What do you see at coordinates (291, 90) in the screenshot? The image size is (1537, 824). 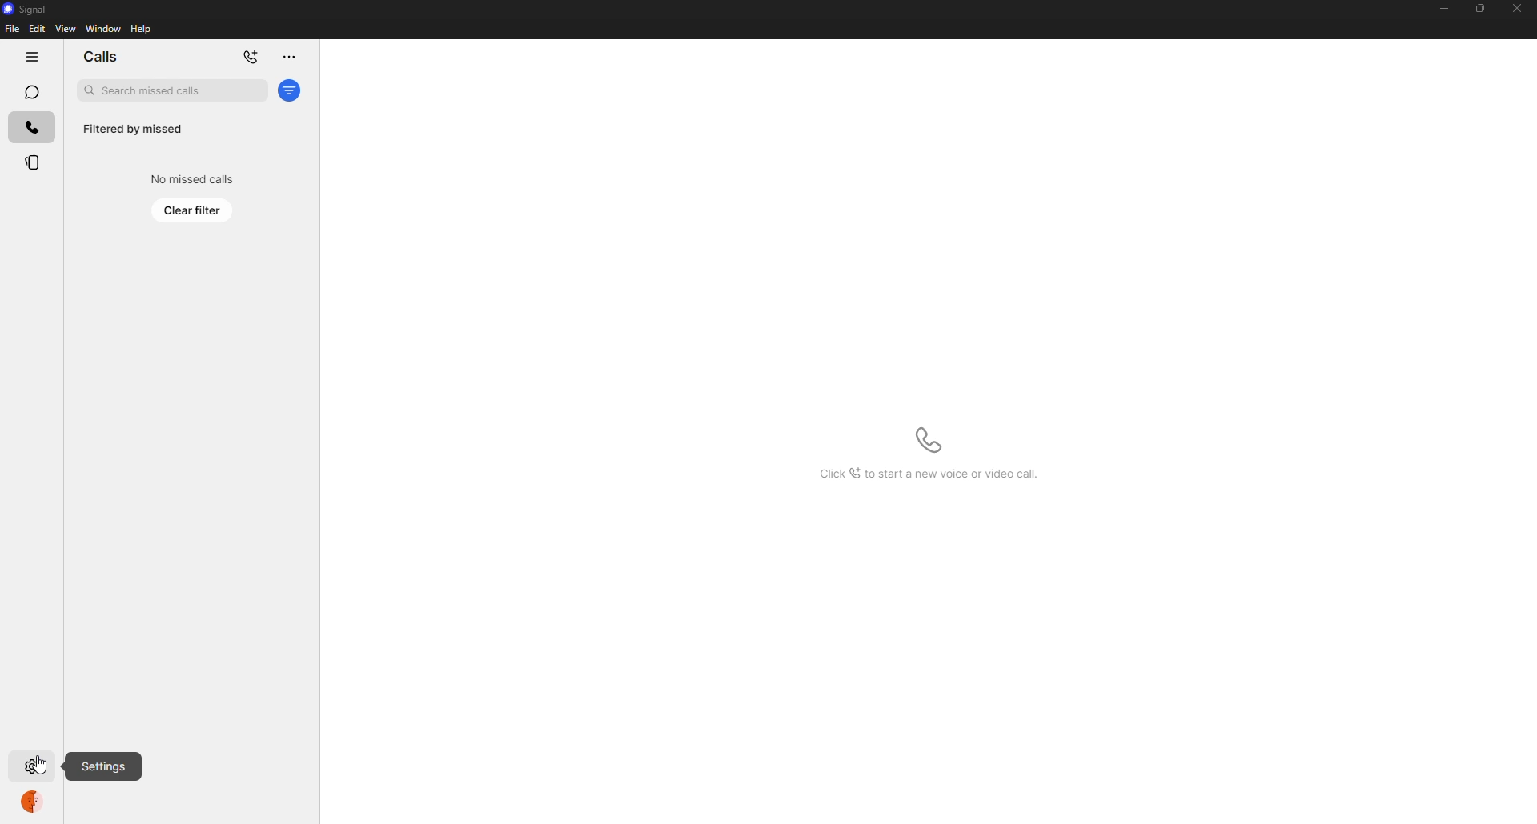 I see `filter` at bounding box center [291, 90].